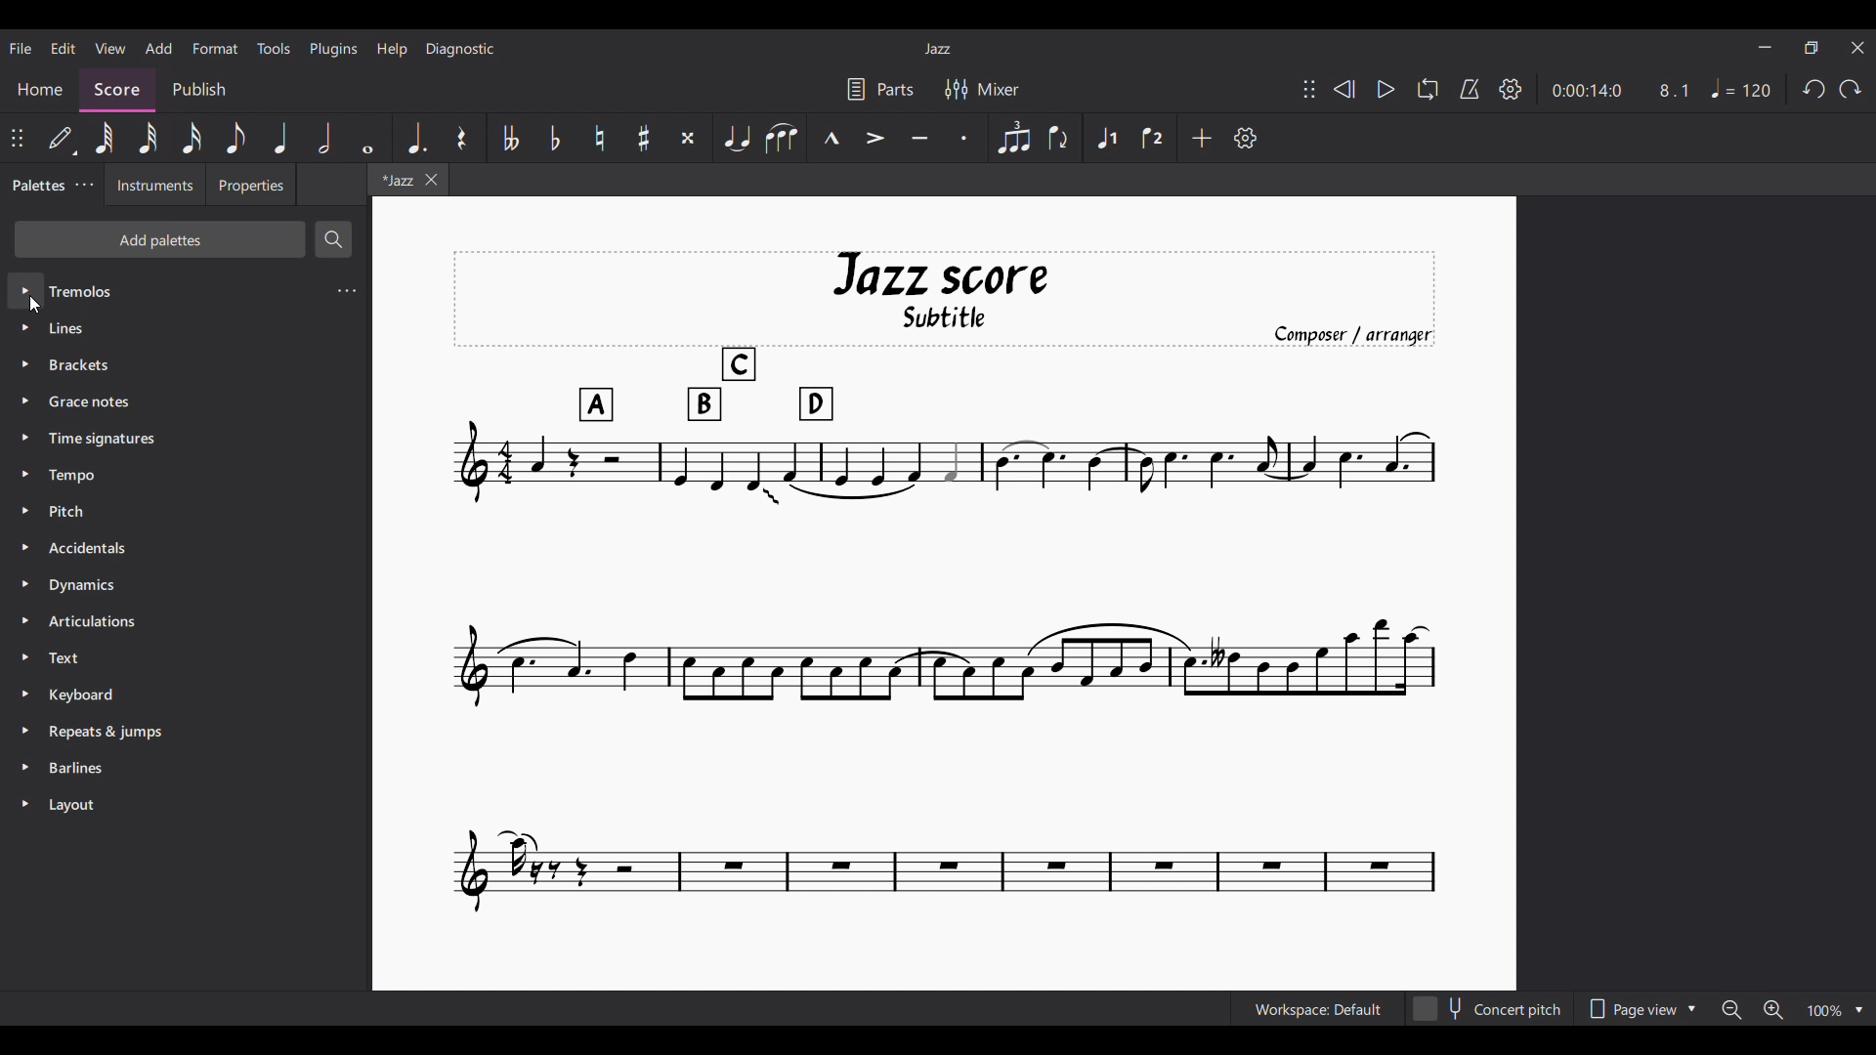 This screenshot has width=1876, height=1055. Describe the element at coordinates (460, 50) in the screenshot. I see `Diagnostic` at that location.